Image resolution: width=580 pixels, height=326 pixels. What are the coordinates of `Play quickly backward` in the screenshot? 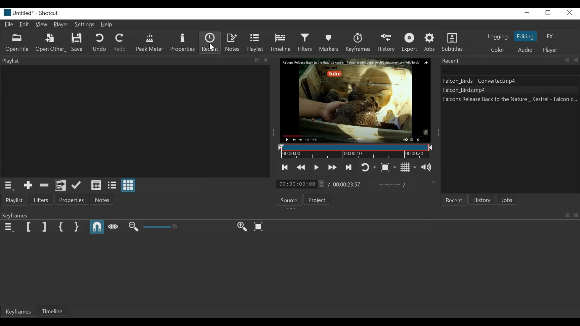 It's located at (302, 167).